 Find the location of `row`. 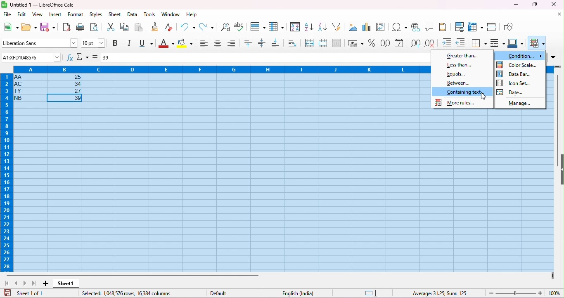

row is located at coordinates (258, 26).